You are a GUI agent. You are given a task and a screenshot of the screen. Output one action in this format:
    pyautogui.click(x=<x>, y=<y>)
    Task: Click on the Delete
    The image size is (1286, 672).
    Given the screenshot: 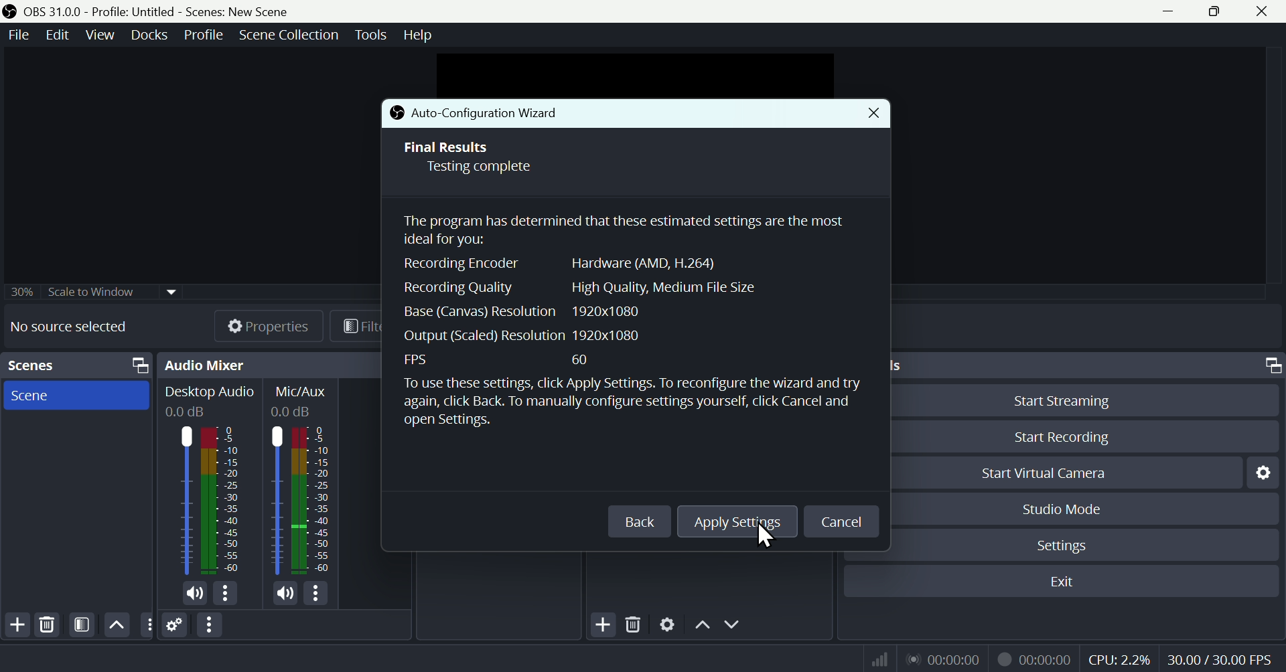 What is the action you would take?
    pyautogui.click(x=48, y=624)
    